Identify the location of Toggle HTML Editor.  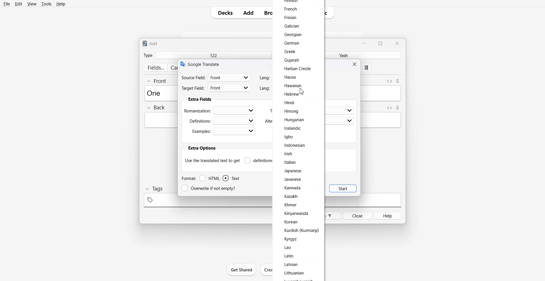
(389, 81).